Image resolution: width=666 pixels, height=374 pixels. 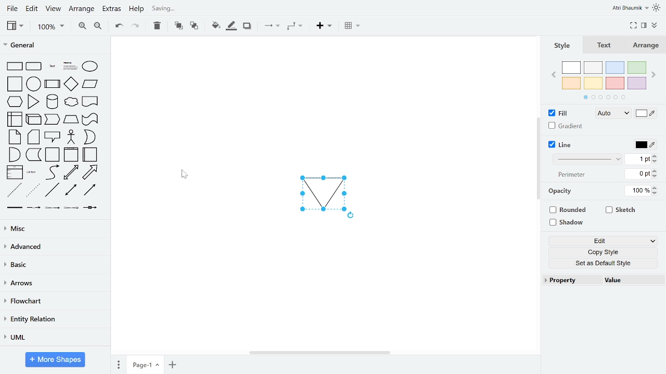 What do you see at coordinates (53, 120) in the screenshot?
I see `step` at bounding box center [53, 120].